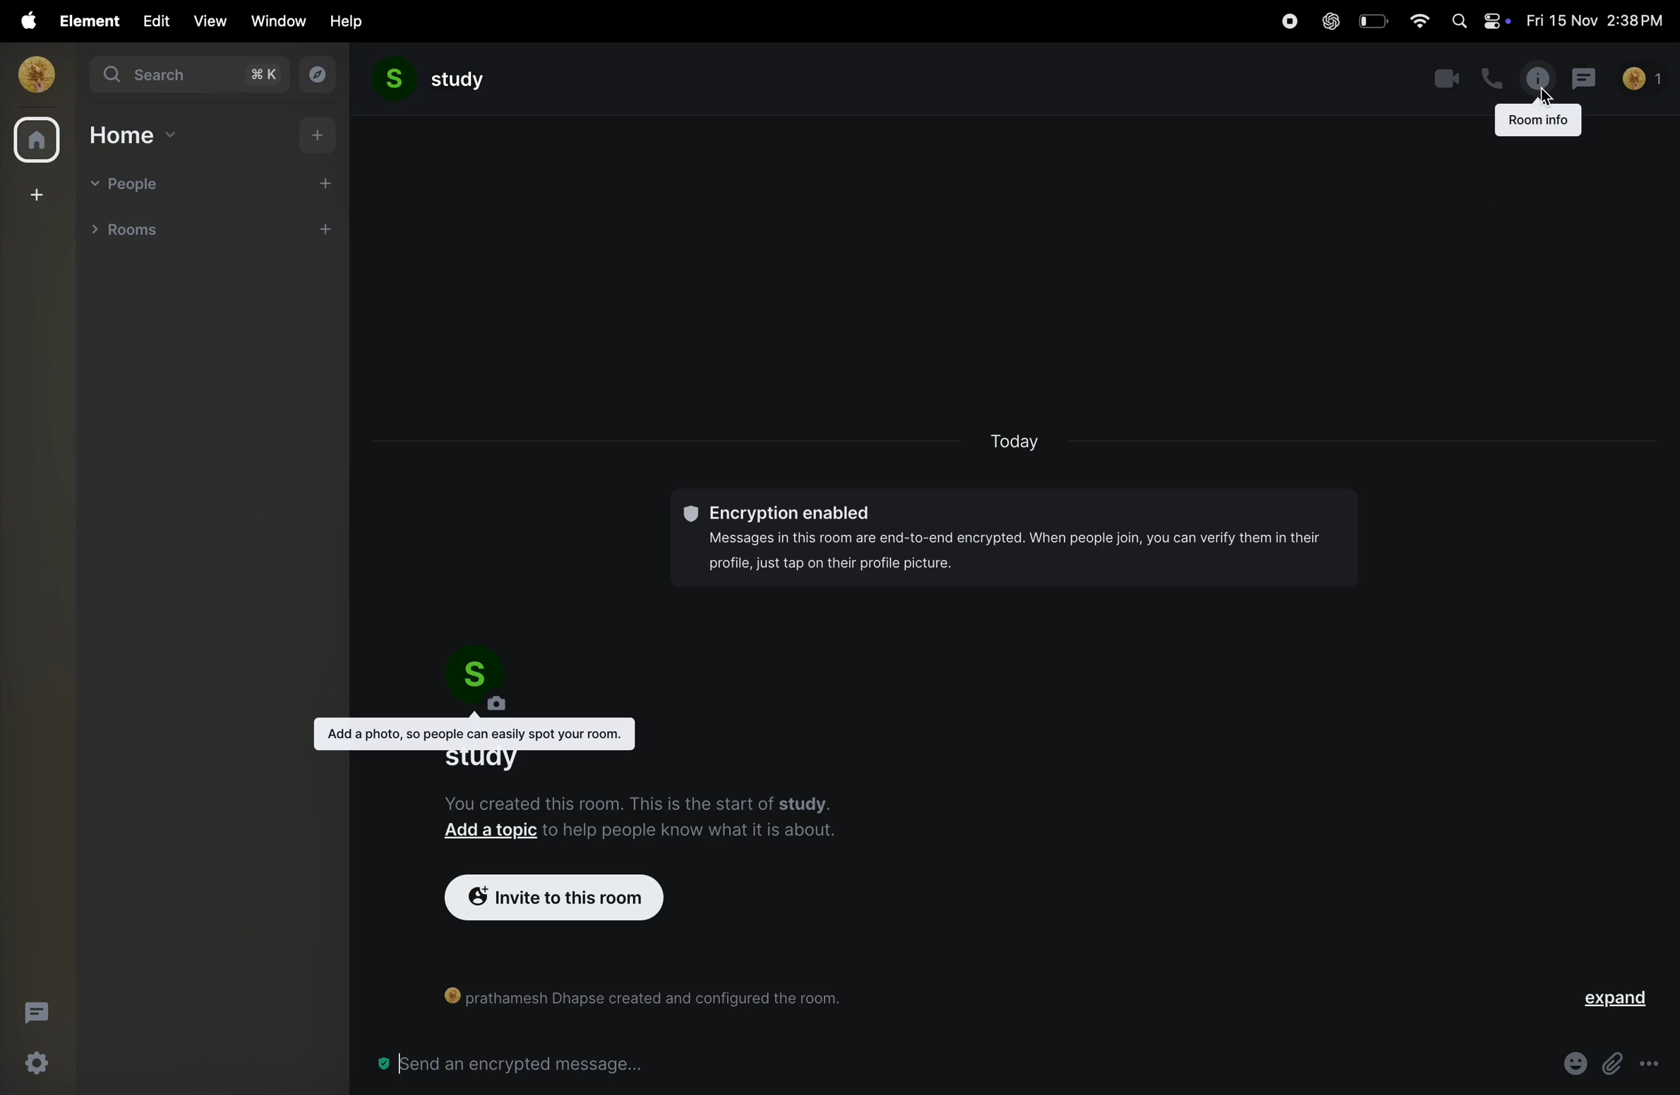 The width and height of the screenshot is (1680, 1095). Describe the element at coordinates (1544, 95) in the screenshot. I see `cursor` at that location.